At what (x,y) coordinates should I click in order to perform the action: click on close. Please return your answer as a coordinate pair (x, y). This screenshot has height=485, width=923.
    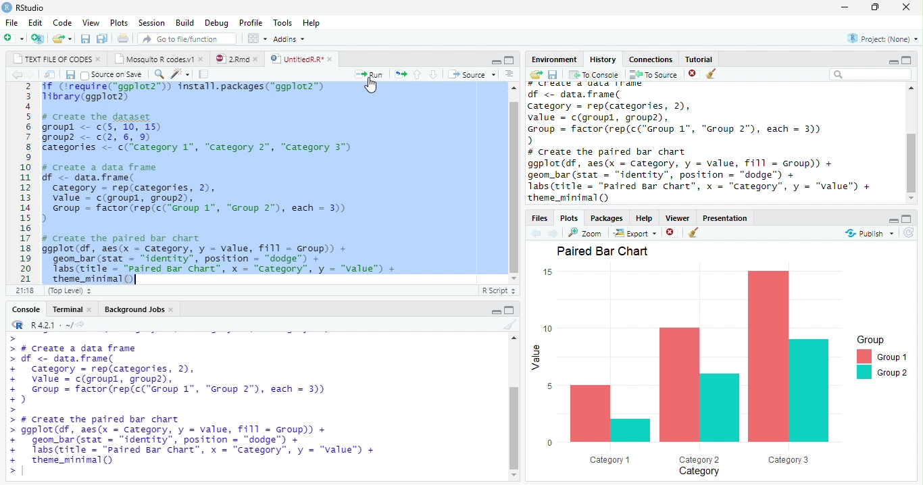
    Looking at the image, I should click on (257, 59).